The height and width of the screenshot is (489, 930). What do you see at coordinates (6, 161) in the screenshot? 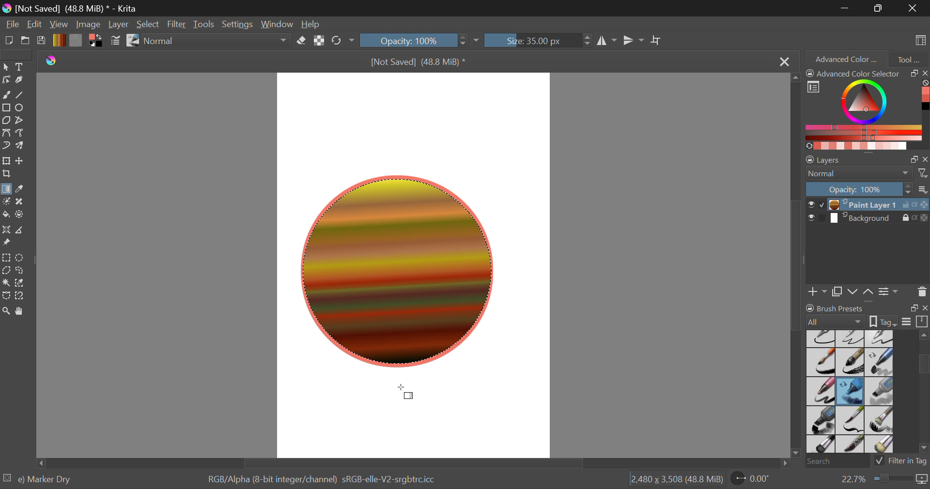
I see `Transform a layer` at bounding box center [6, 161].